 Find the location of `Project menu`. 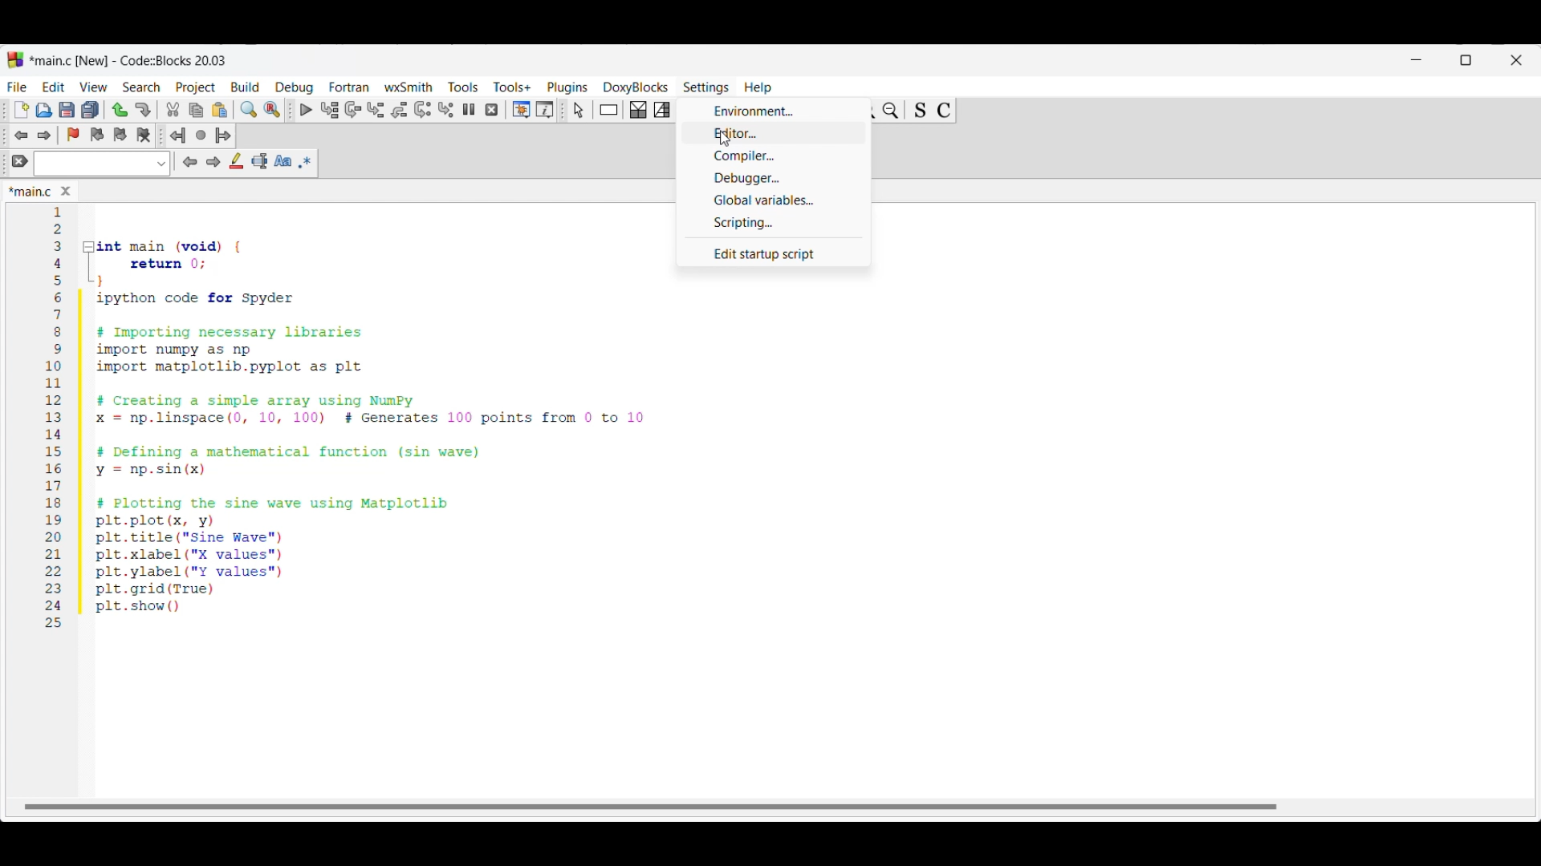

Project menu is located at coordinates (196, 88).